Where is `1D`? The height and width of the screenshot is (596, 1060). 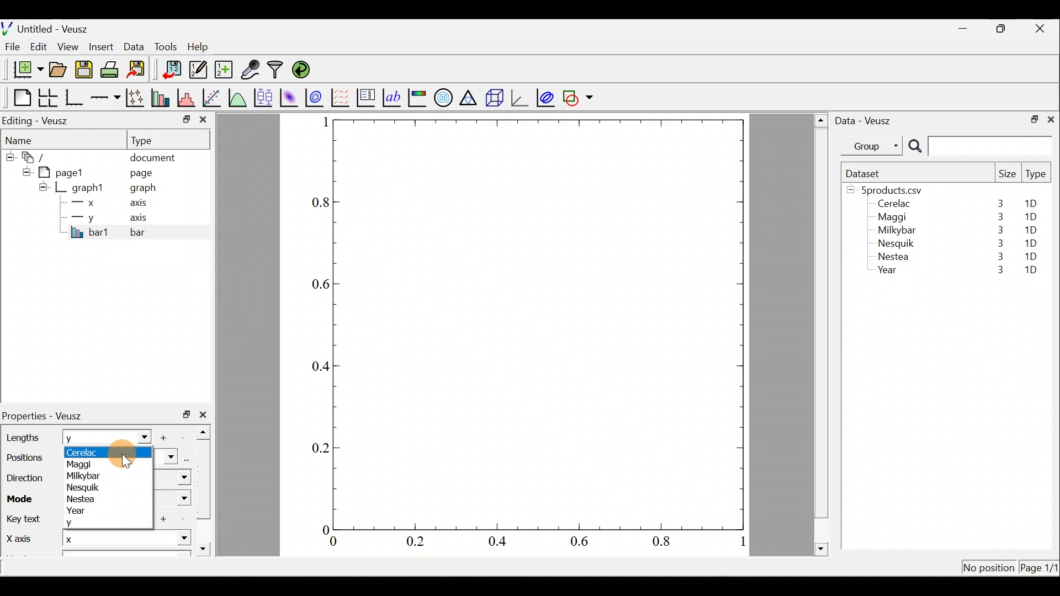
1D is located at coordinates (1028, 230).